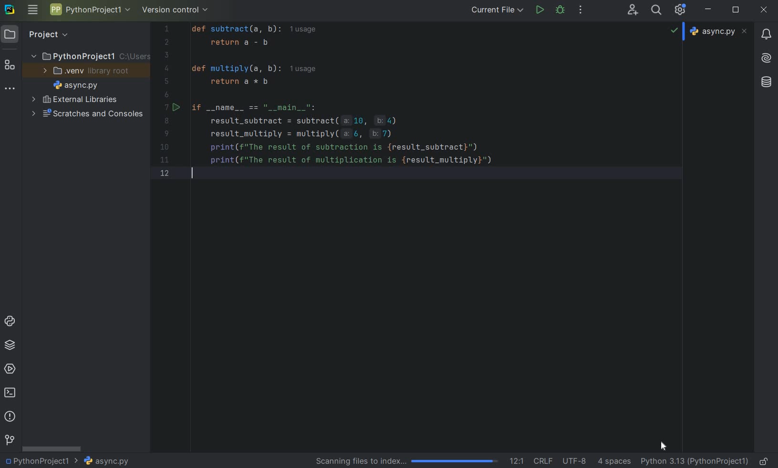 The image size is (778, 468). What do you see at coordinates (580, 10) in the screenshot?
I see `more actions` at bounding box center [580, 10].